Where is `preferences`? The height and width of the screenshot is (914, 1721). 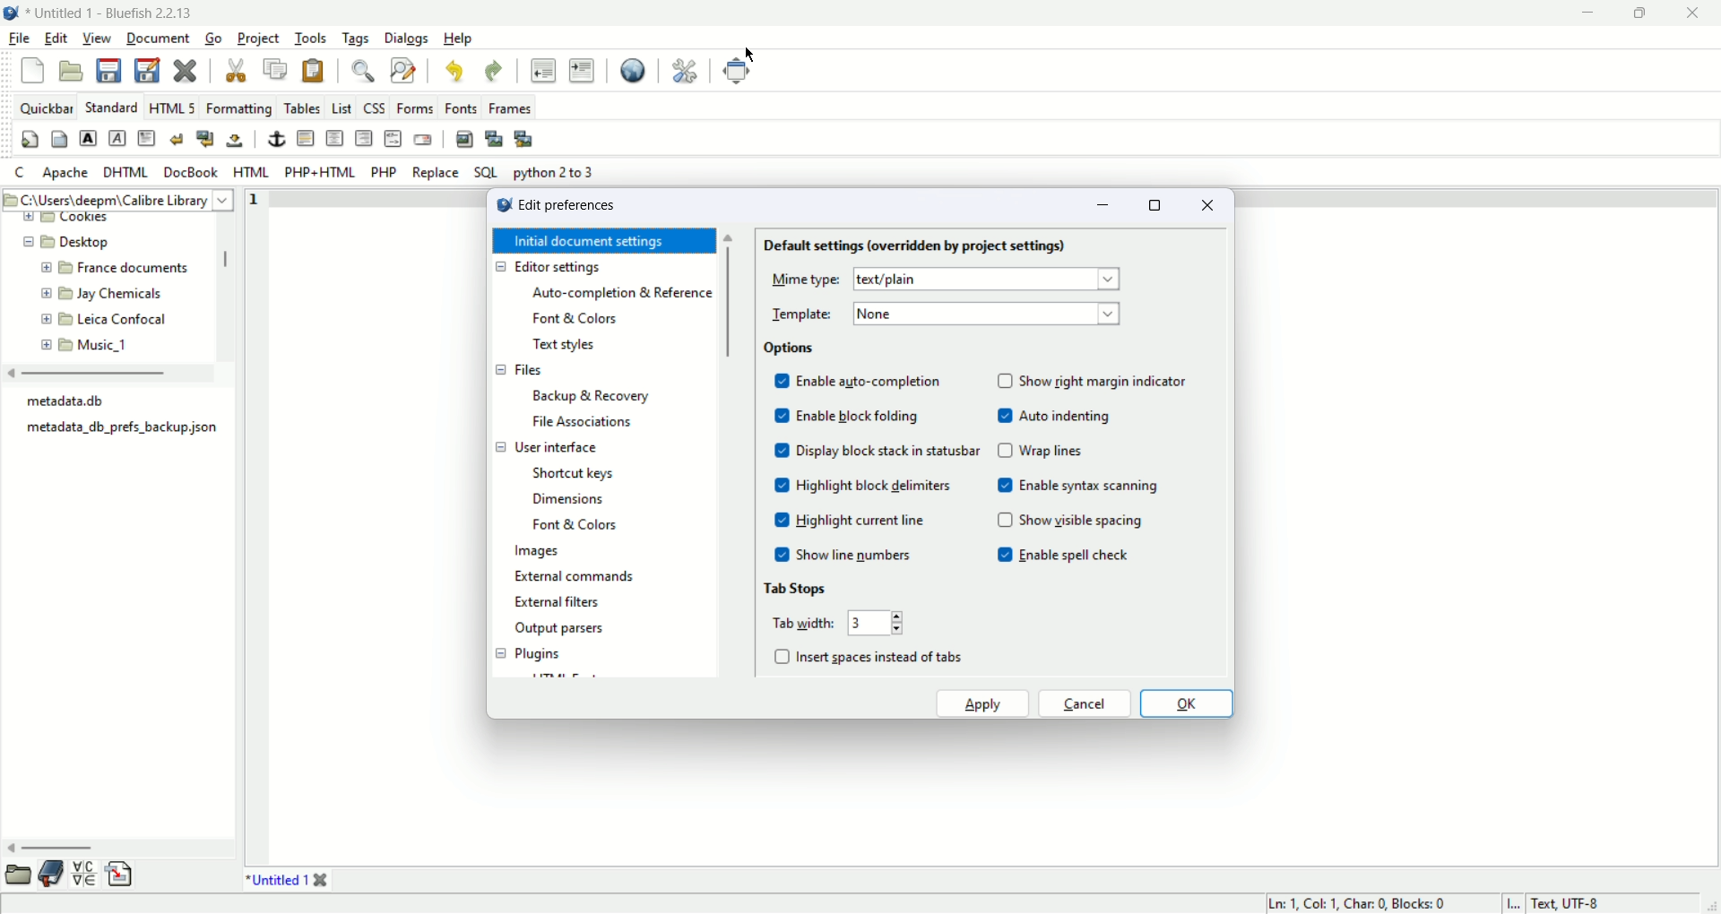
preferences is located at coordinates (684, 70).